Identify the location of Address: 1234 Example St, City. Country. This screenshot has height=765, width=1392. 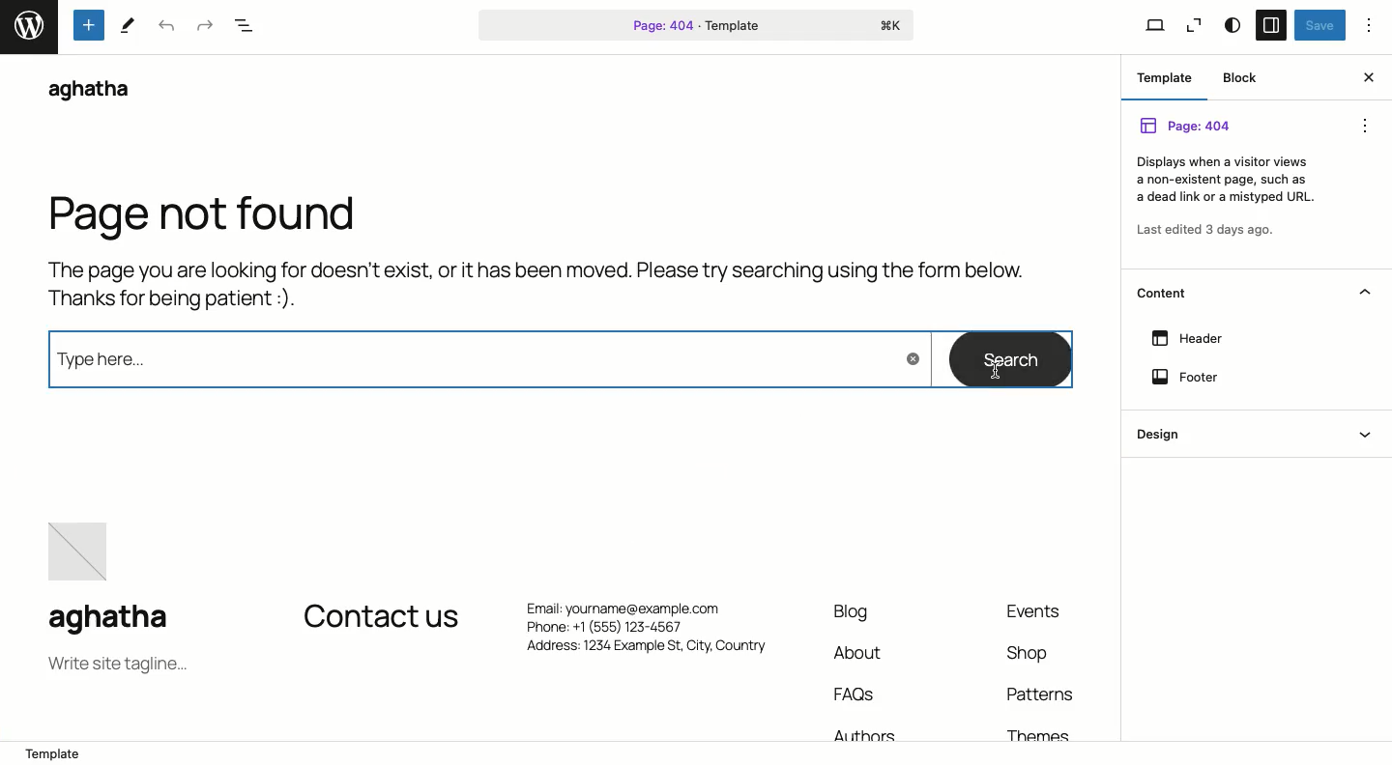
(645, 651).